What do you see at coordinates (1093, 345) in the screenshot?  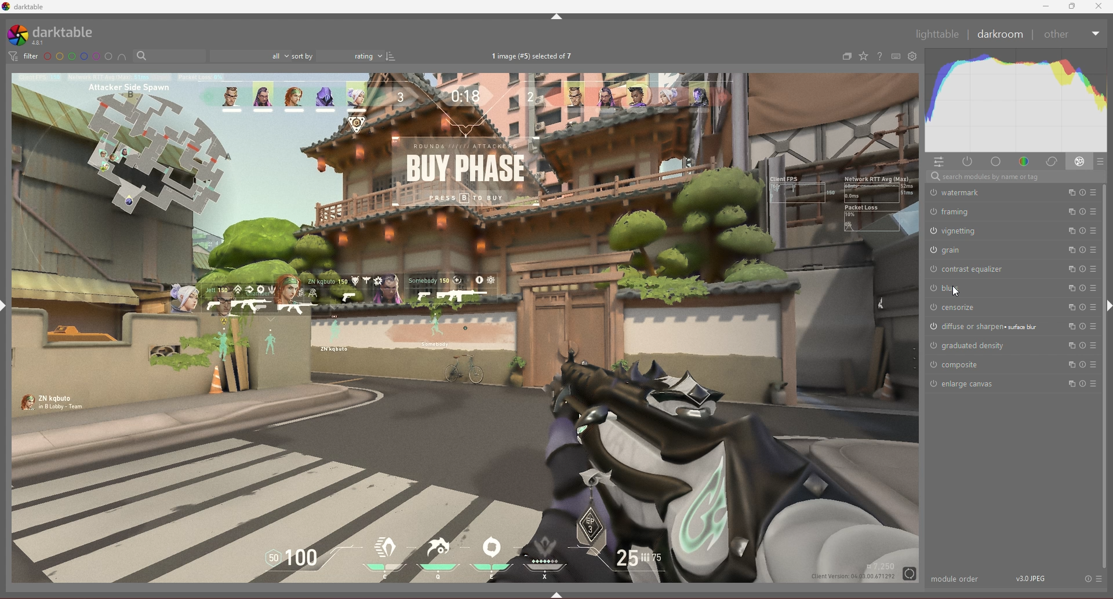 I see `presets` at bounding box center [1093, 345].